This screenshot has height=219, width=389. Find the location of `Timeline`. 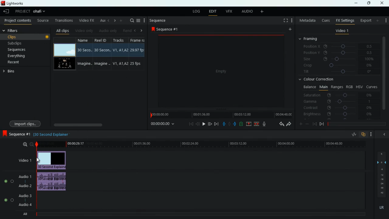

Timeline is located at coordinates (202, 214).